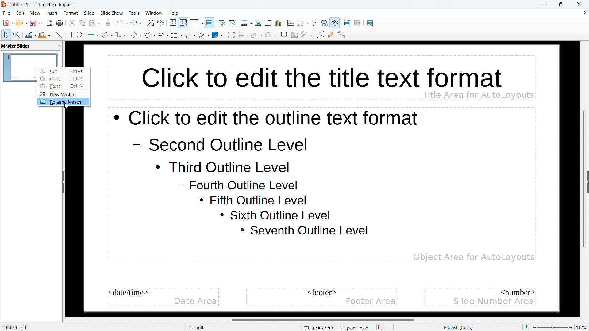 Image resolution: width=589 pixels, height=331 pixels. I want to click on tools, so click(134, 13).